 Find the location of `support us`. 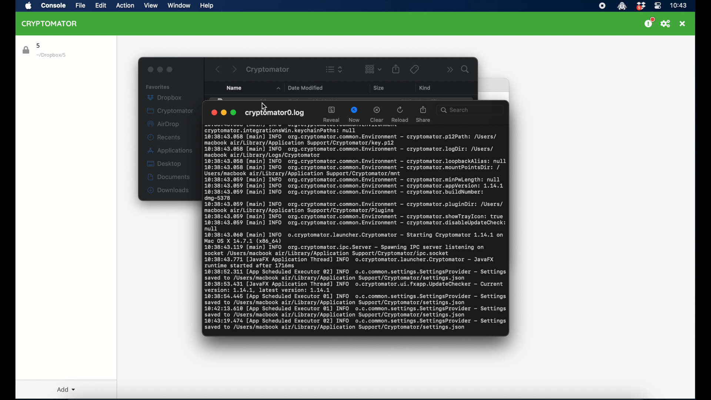

support us is located at coordinates (650, 23).